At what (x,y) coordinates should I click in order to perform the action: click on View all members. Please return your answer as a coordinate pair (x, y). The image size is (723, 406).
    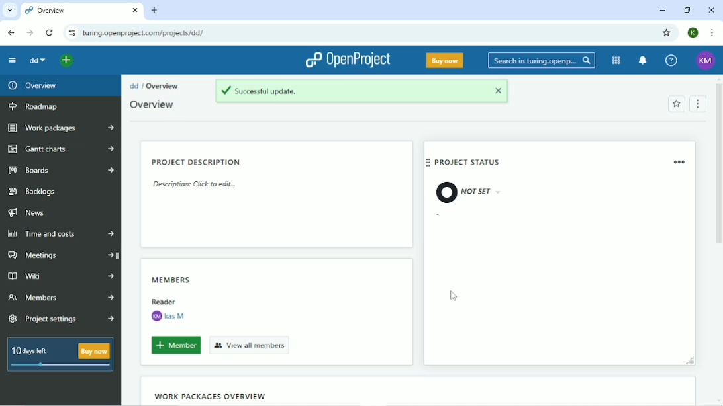
    Looking at the image, I should click on (251, 345).